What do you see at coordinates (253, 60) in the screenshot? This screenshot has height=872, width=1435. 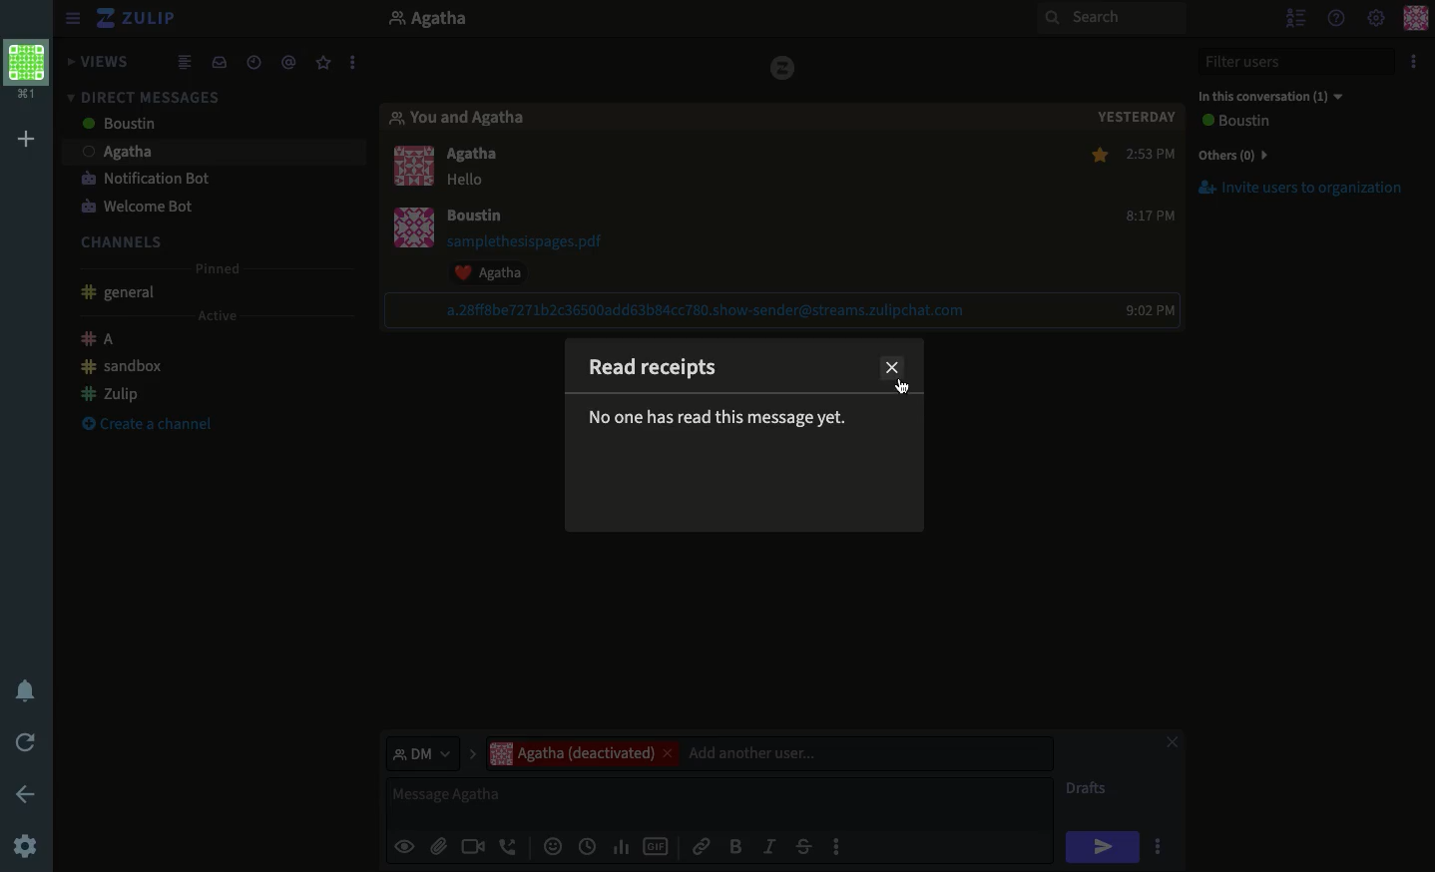 I see `Time` at bounding box center [253, 60].